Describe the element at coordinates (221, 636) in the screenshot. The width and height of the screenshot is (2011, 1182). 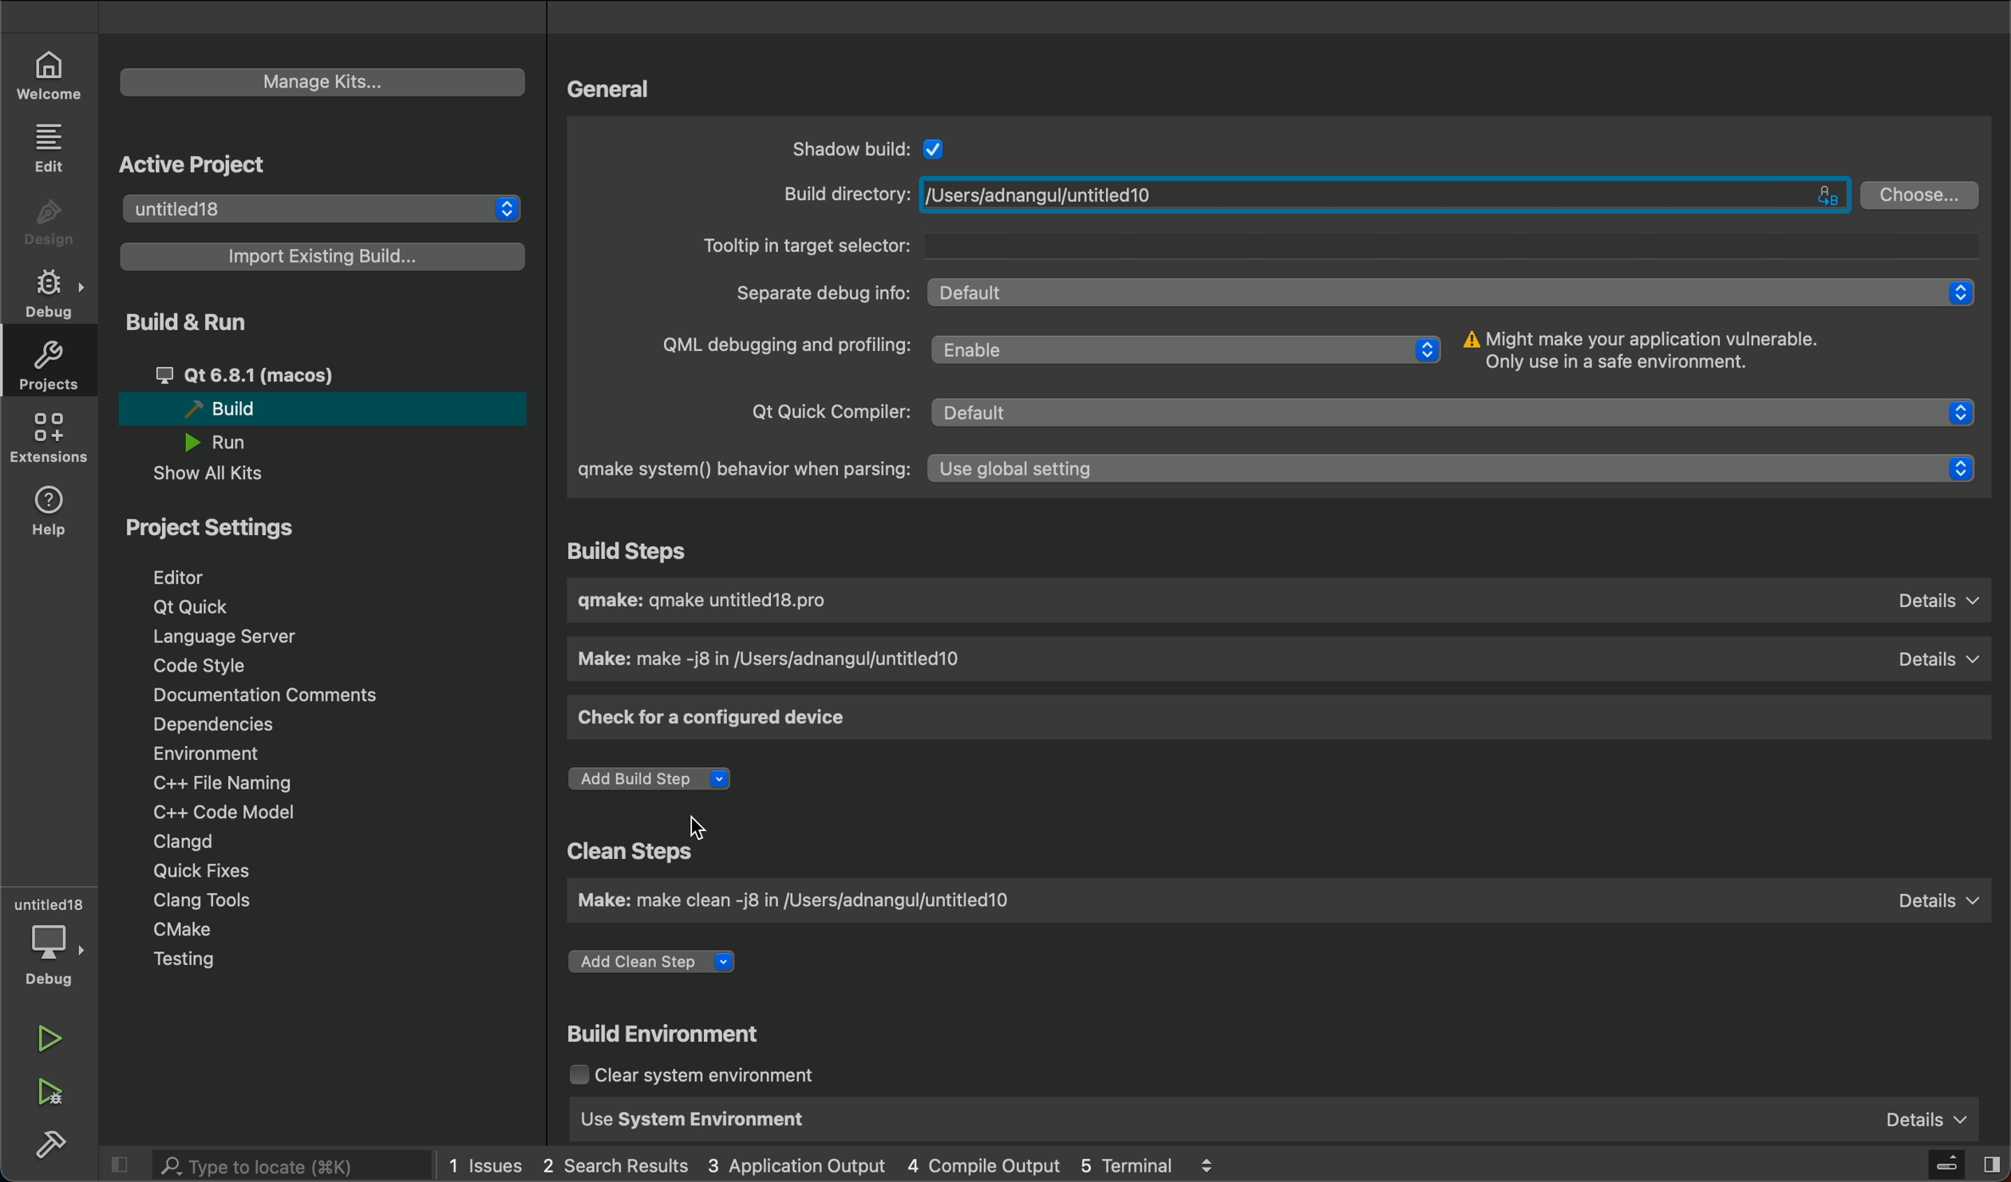
I see `Language Server` at that location.